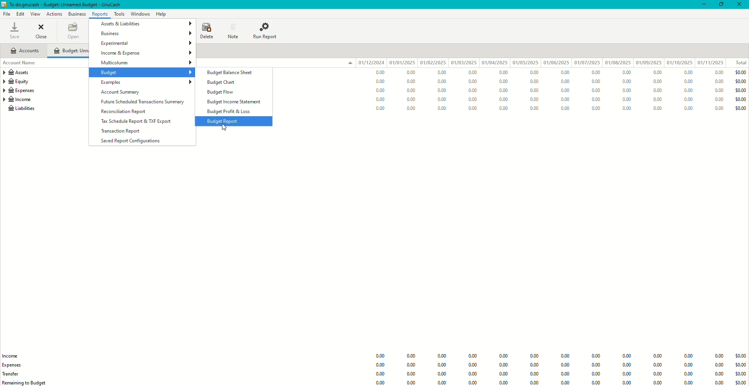  What do you see at coordinates (73, 31) in the screenshot?
I see `Open` at bounding box center [73, 31].